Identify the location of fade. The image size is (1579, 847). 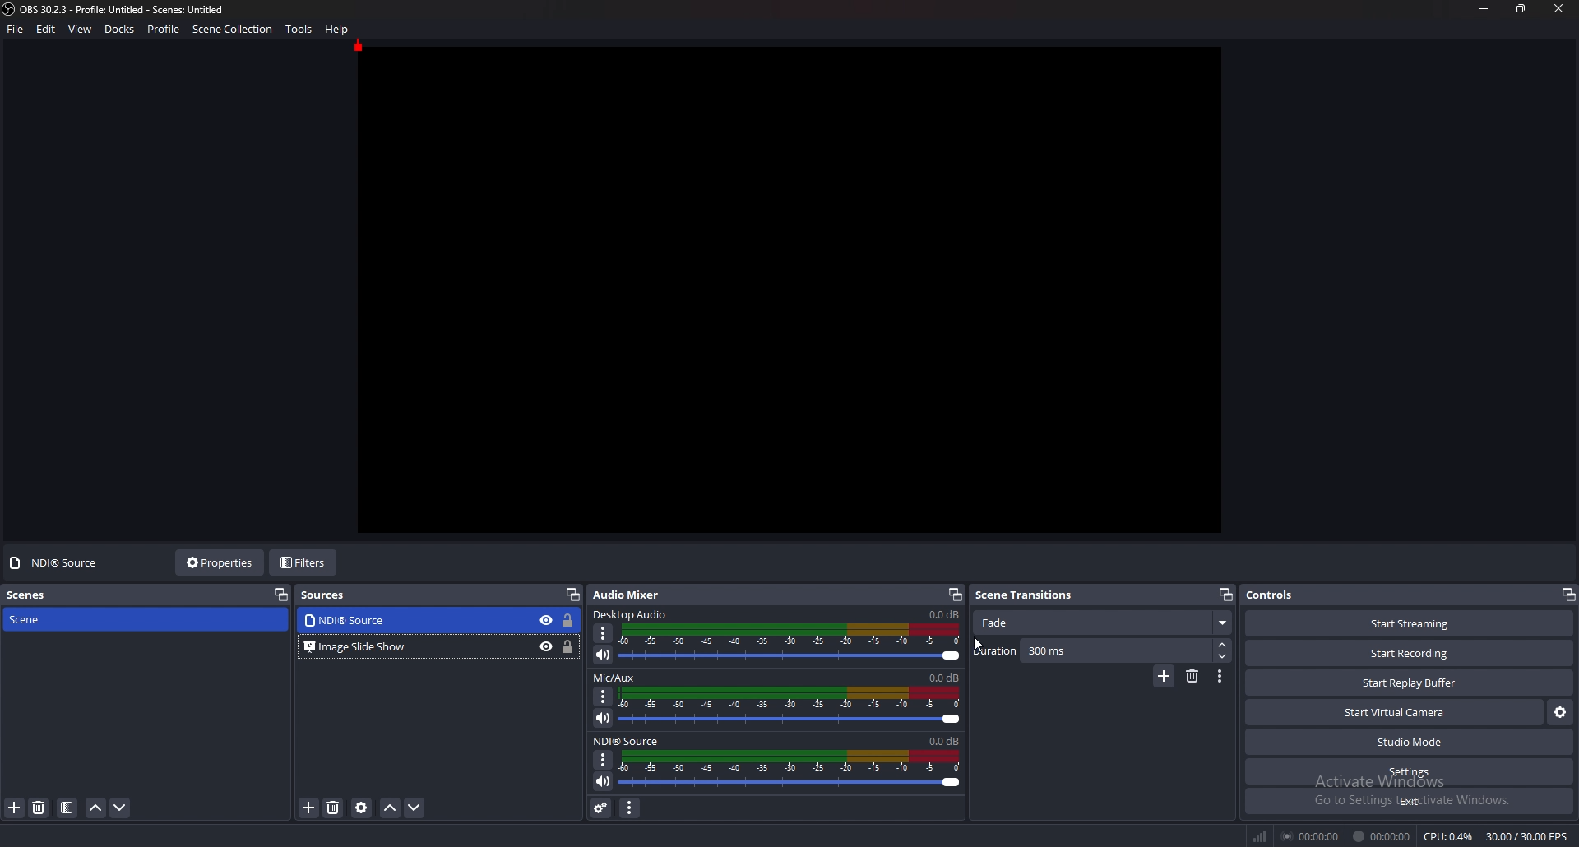
(1102, 623).